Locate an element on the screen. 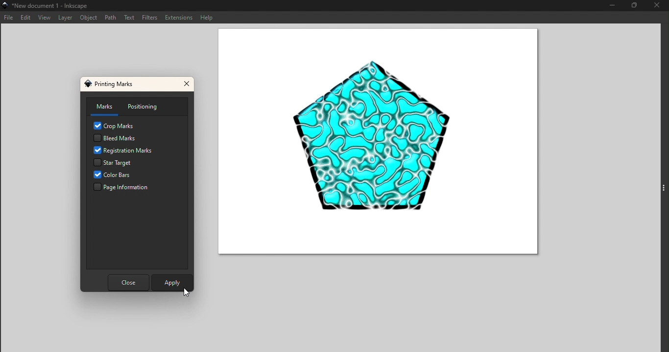 This screenshot has width=669, height=352. Bleed Marks is located at coordinates (117, 138).